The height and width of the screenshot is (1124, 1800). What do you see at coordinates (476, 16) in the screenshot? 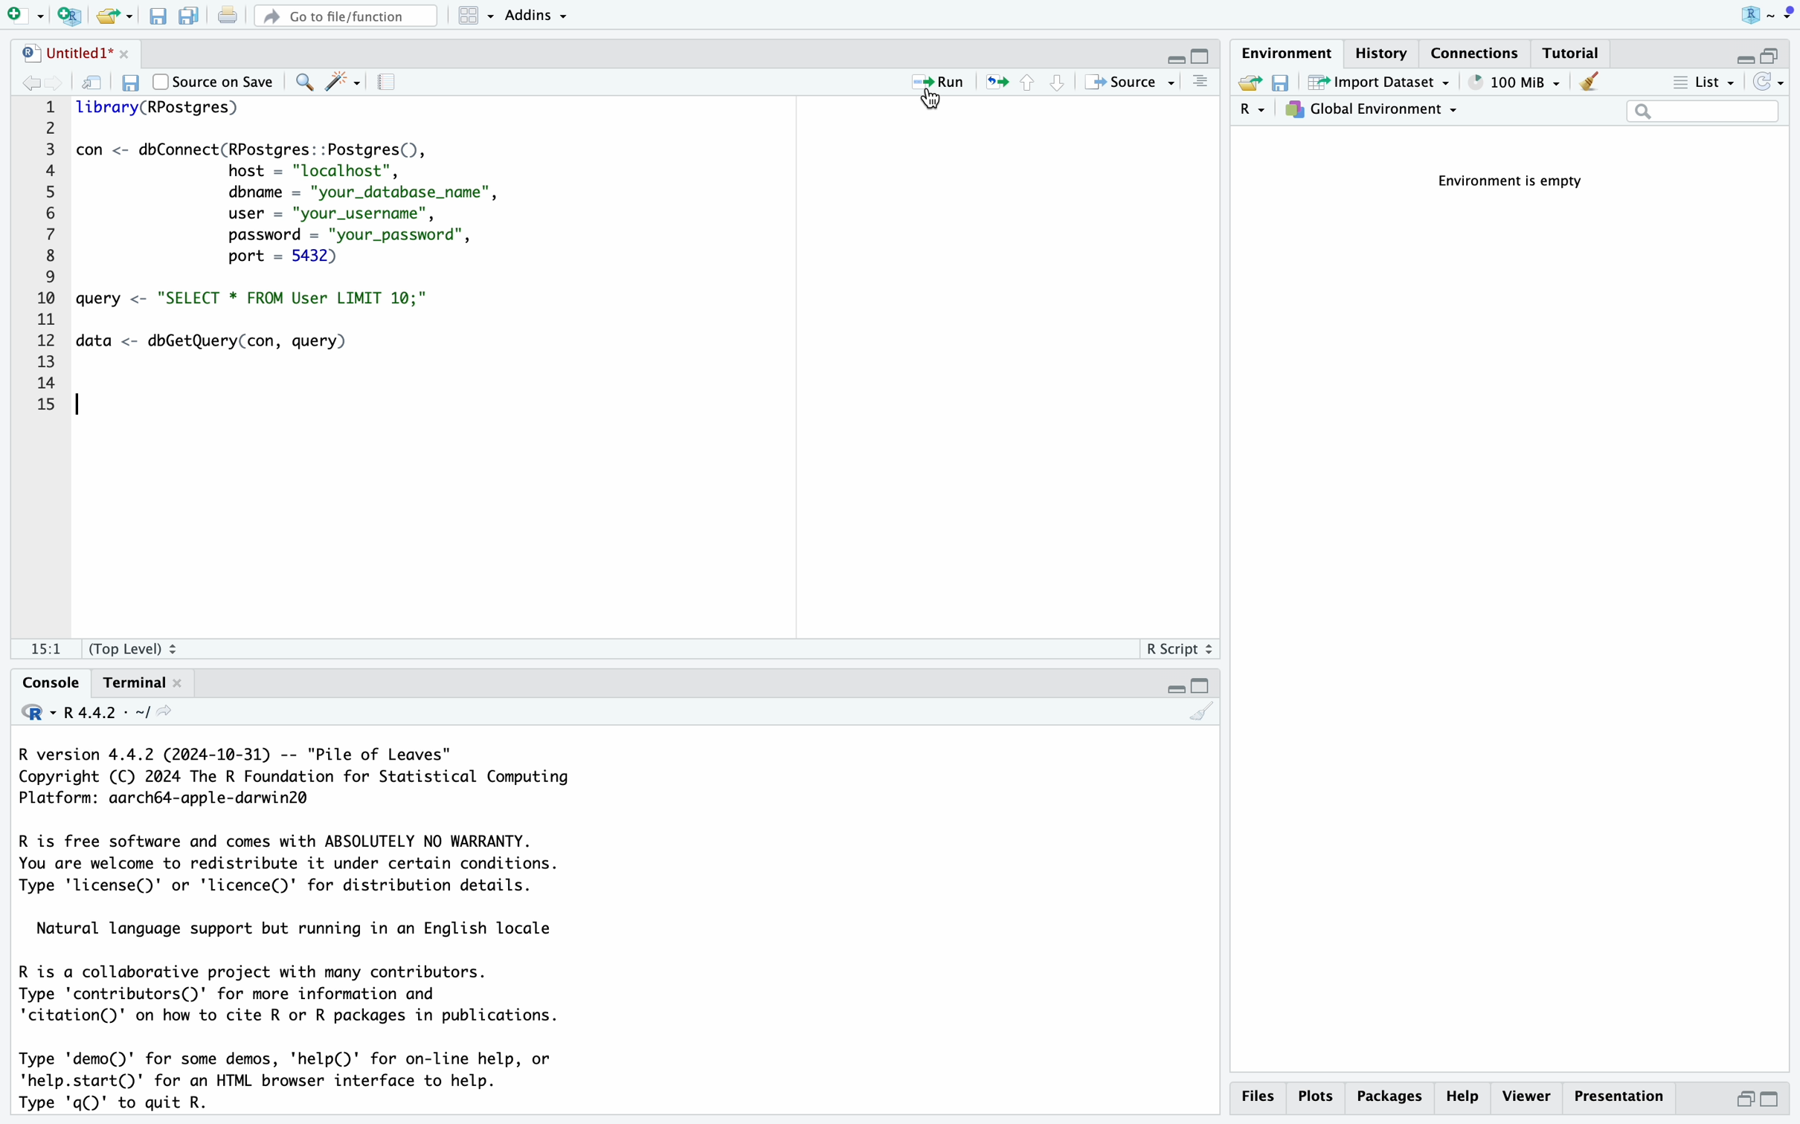
I see `workspace panes` at bounding box center [476, 16].